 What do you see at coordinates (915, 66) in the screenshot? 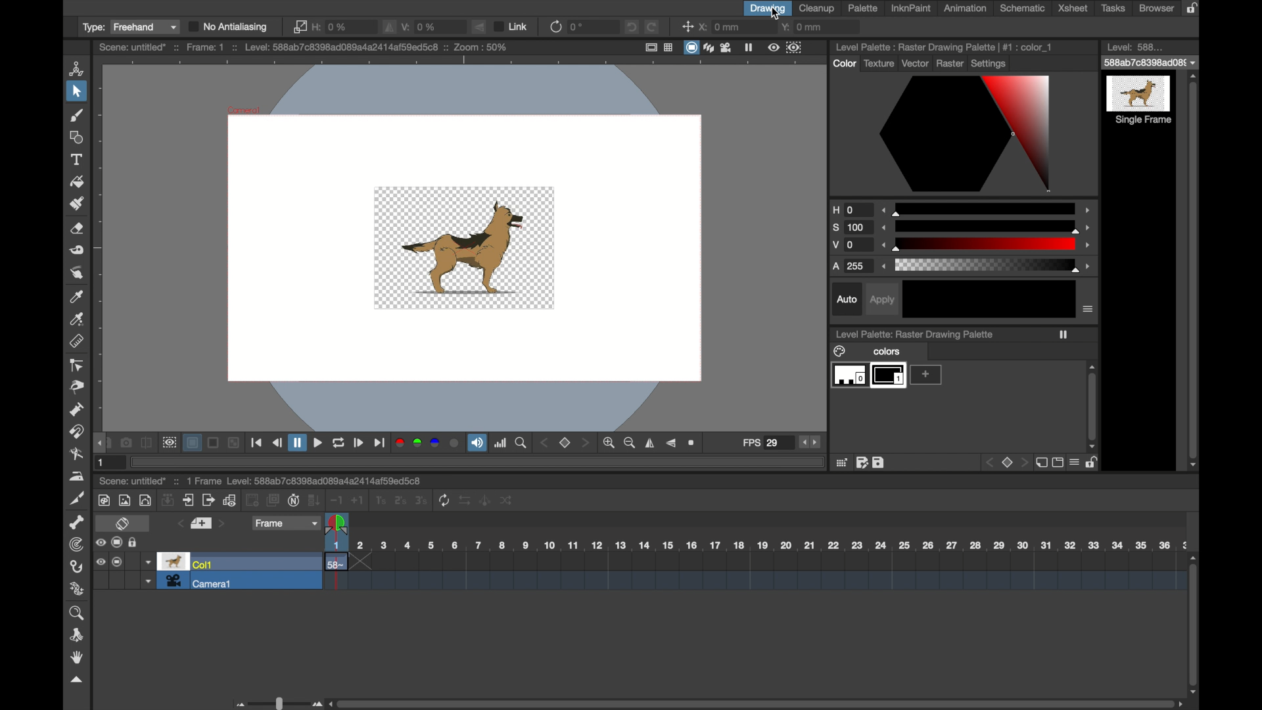
I see `vector` at bounding box center [915, 66].